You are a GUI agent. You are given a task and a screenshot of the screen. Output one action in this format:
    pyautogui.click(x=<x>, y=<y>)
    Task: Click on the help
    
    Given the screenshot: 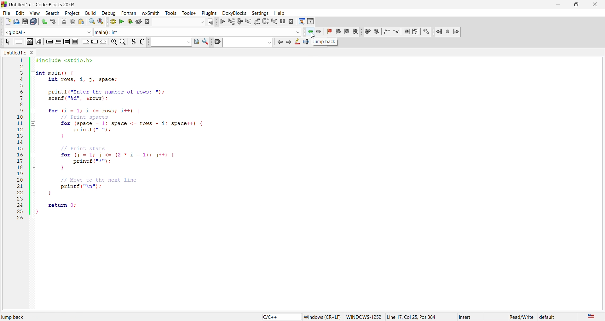 What is the action you would take?
    pyautogui.click(x=279, y=12)
    